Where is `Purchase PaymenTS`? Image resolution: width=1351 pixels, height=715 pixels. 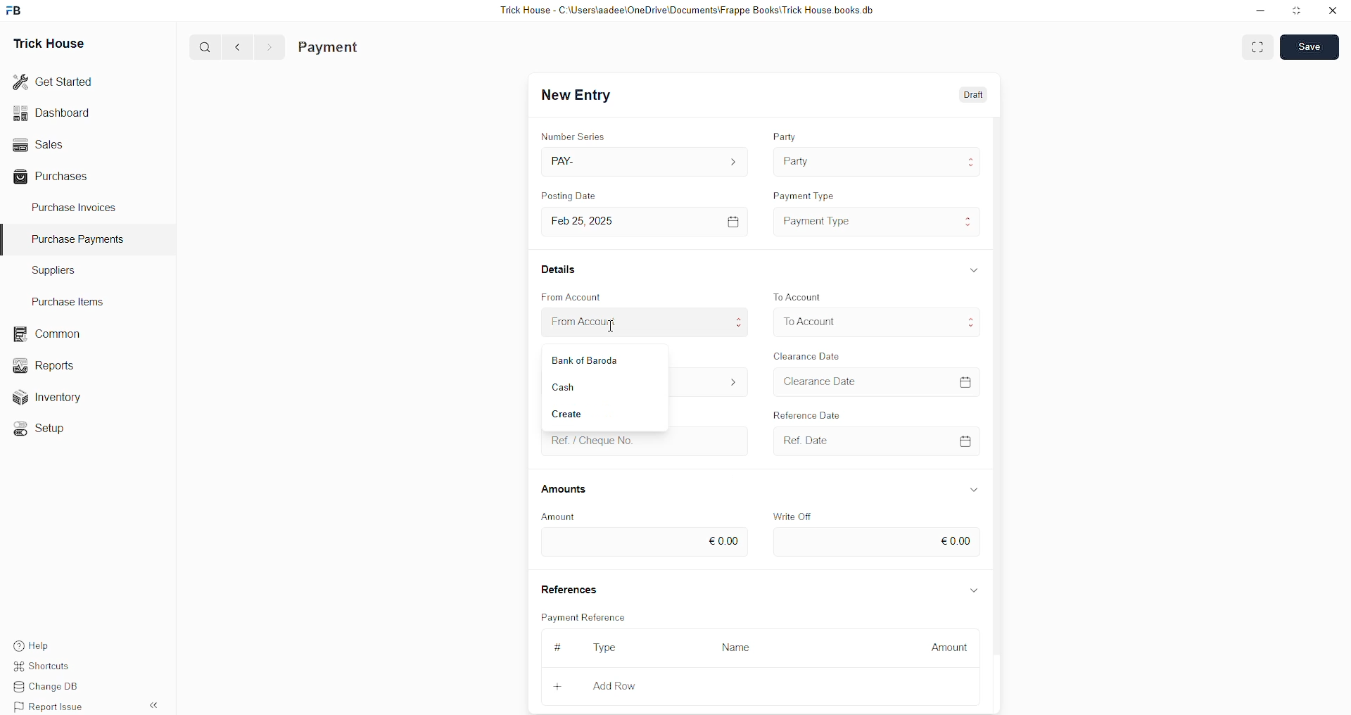 Purchase PaymenTS is located at coordinates (75, 239).